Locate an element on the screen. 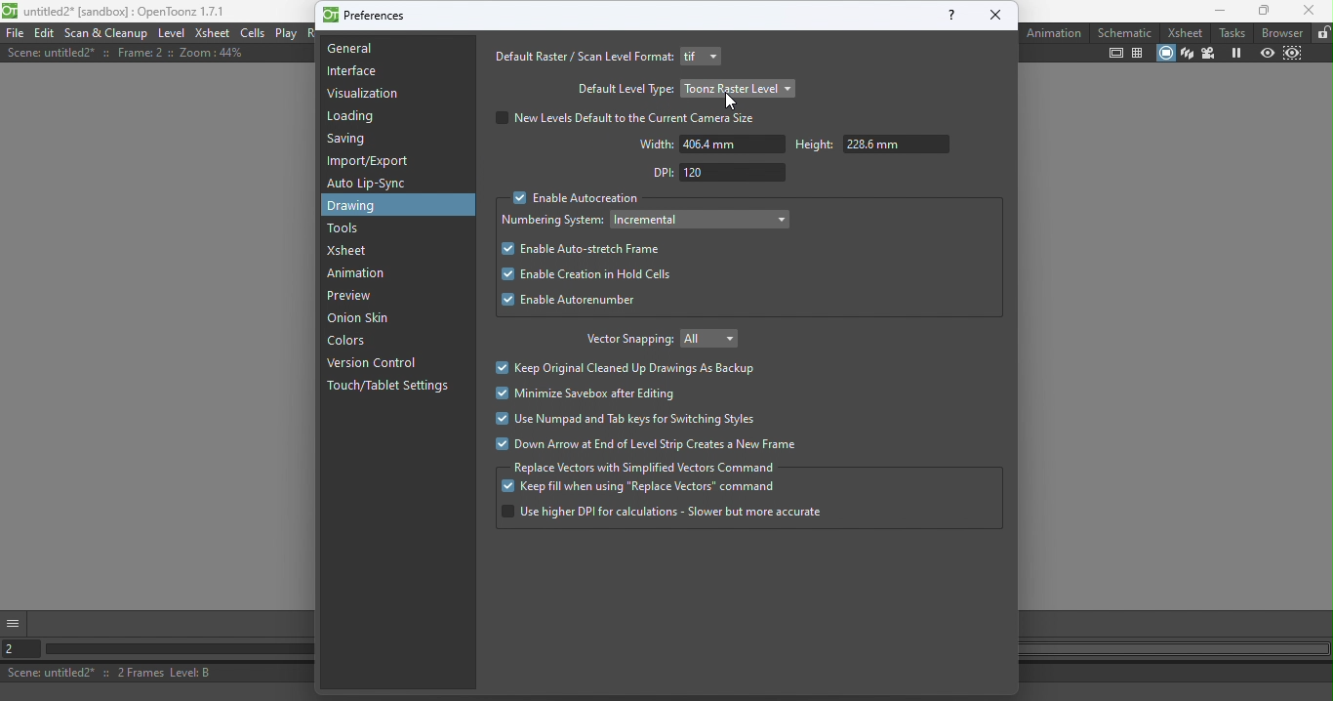 Image resolution: width=1333 pixels, height=701 pixels. Maximize is located at coordinates (1261, 12).